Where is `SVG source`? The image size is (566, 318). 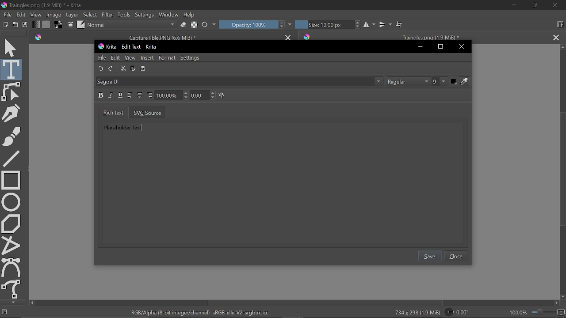 SVG source is located at coordinates (148, 114).